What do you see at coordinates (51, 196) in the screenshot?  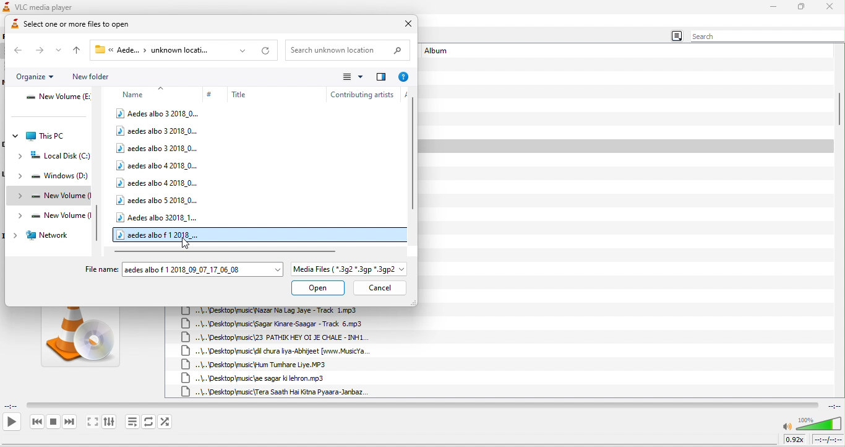 I see `new volume (` at bounding box center [51, 196].